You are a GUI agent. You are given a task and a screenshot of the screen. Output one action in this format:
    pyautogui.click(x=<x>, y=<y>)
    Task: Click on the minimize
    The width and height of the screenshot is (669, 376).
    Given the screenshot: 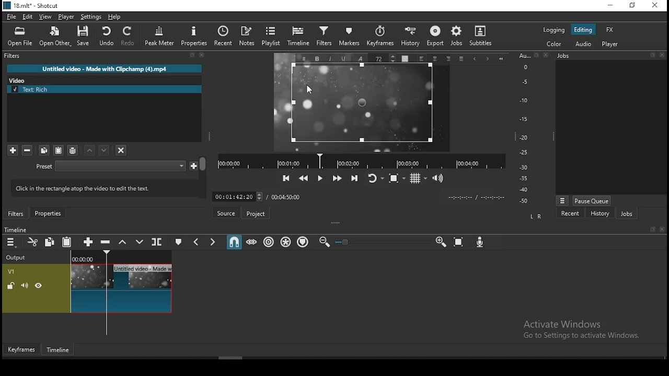 What is the action you would take?
    pyautogui.click(x=612, y=5)
    